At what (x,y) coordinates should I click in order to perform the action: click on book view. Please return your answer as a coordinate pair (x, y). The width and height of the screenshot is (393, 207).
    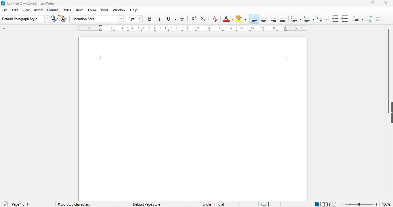
    Looking at the image, I should click on (333, 204).